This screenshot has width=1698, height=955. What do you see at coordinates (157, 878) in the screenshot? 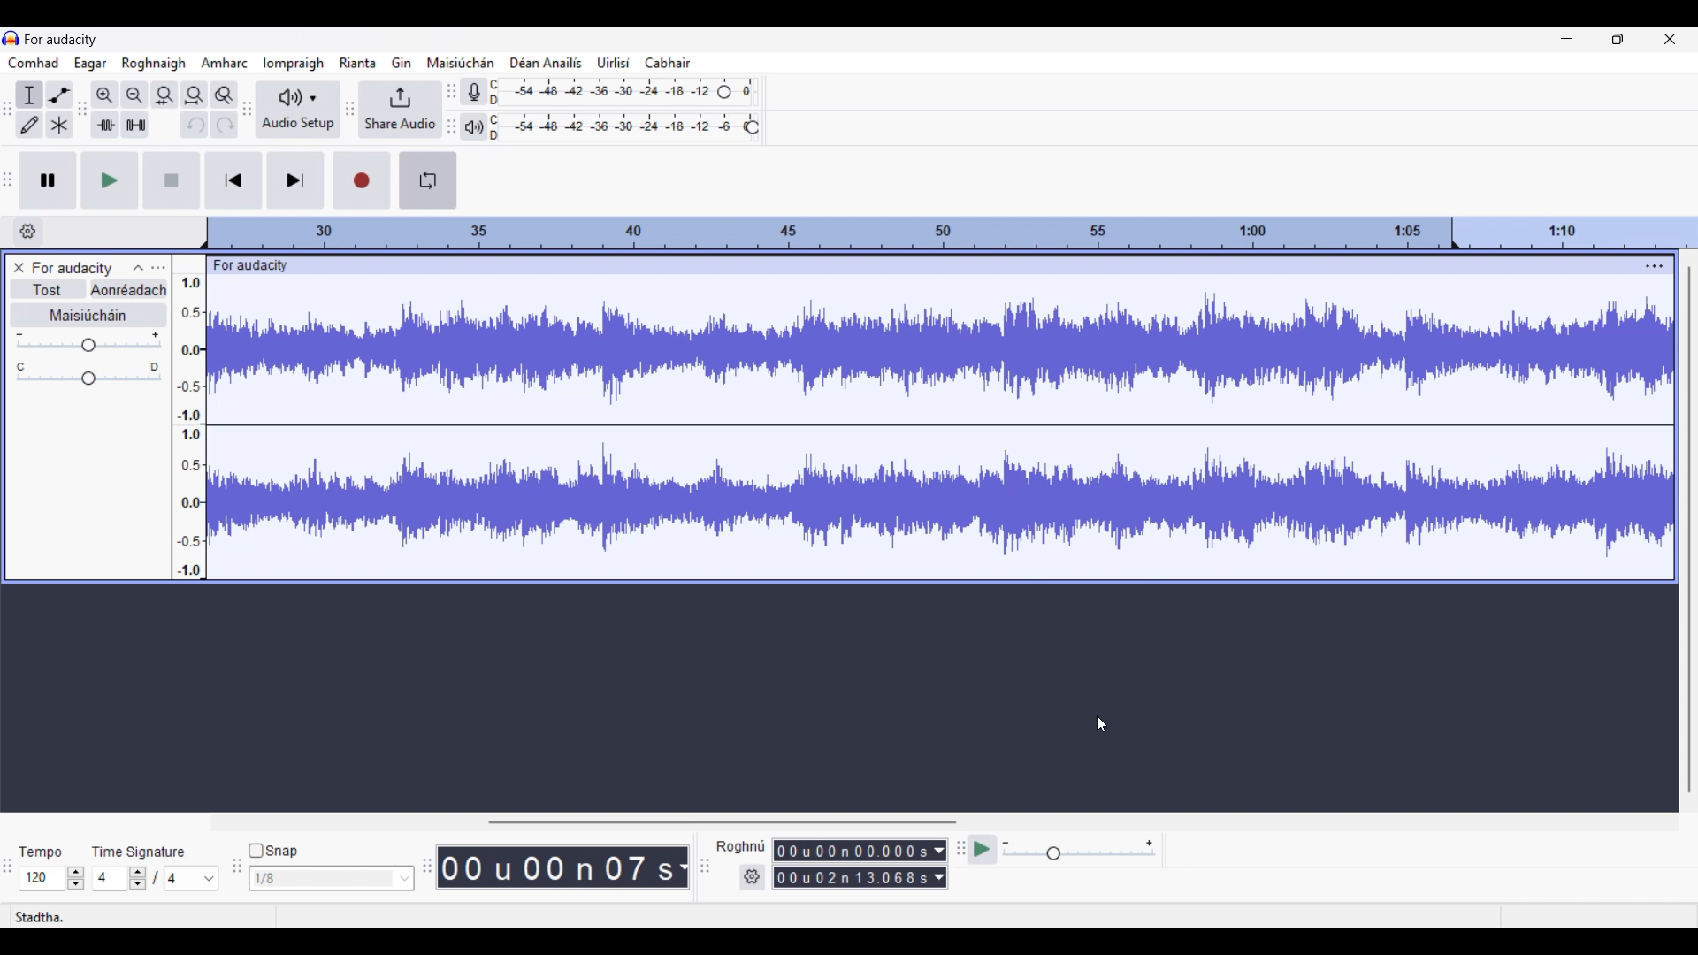
I see `4 /4` at bounding box center [157, 878].